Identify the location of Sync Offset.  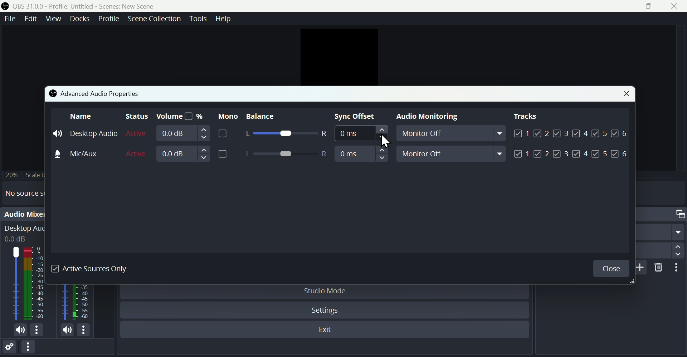
(360, 135).